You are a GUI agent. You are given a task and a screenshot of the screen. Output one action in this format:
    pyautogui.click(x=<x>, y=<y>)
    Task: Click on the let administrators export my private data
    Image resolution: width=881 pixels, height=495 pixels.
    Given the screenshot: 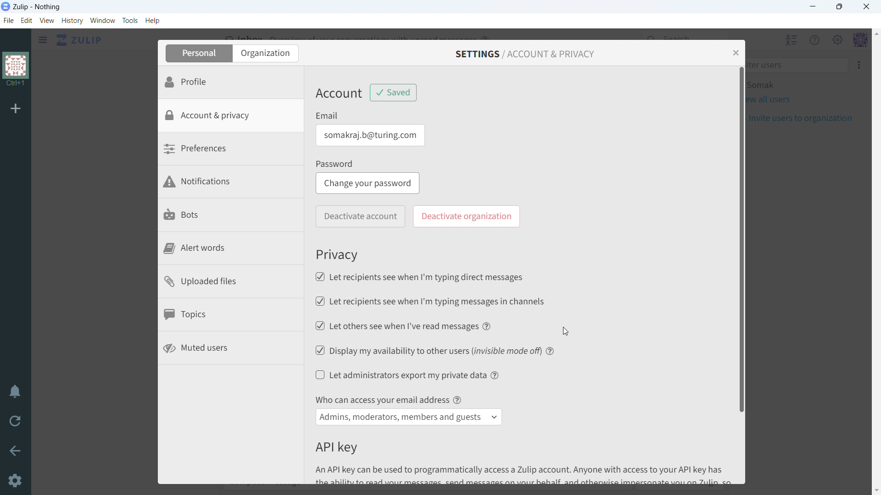 What is the action you would take?
    pyautogui.click(x=401, y=375)
    